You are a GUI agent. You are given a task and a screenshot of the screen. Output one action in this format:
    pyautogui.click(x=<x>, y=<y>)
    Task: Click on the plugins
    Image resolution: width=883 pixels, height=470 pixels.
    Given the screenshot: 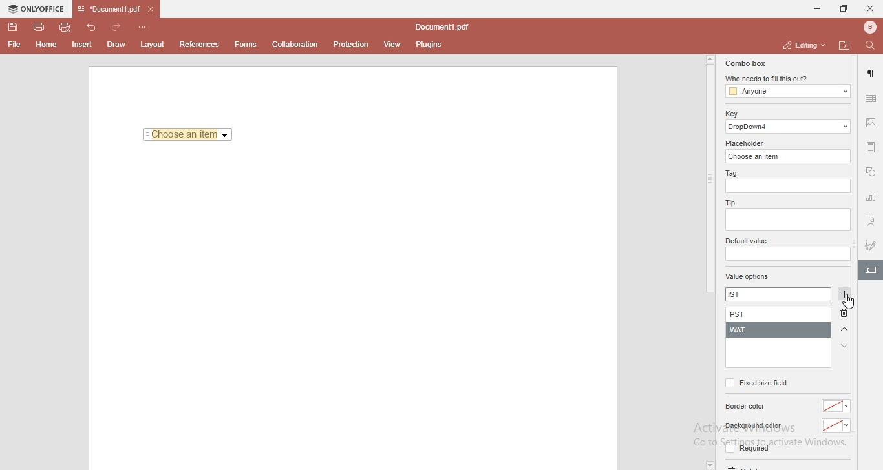 What is the action you would take?
    pyautogui.click(x=429, y=45)
    